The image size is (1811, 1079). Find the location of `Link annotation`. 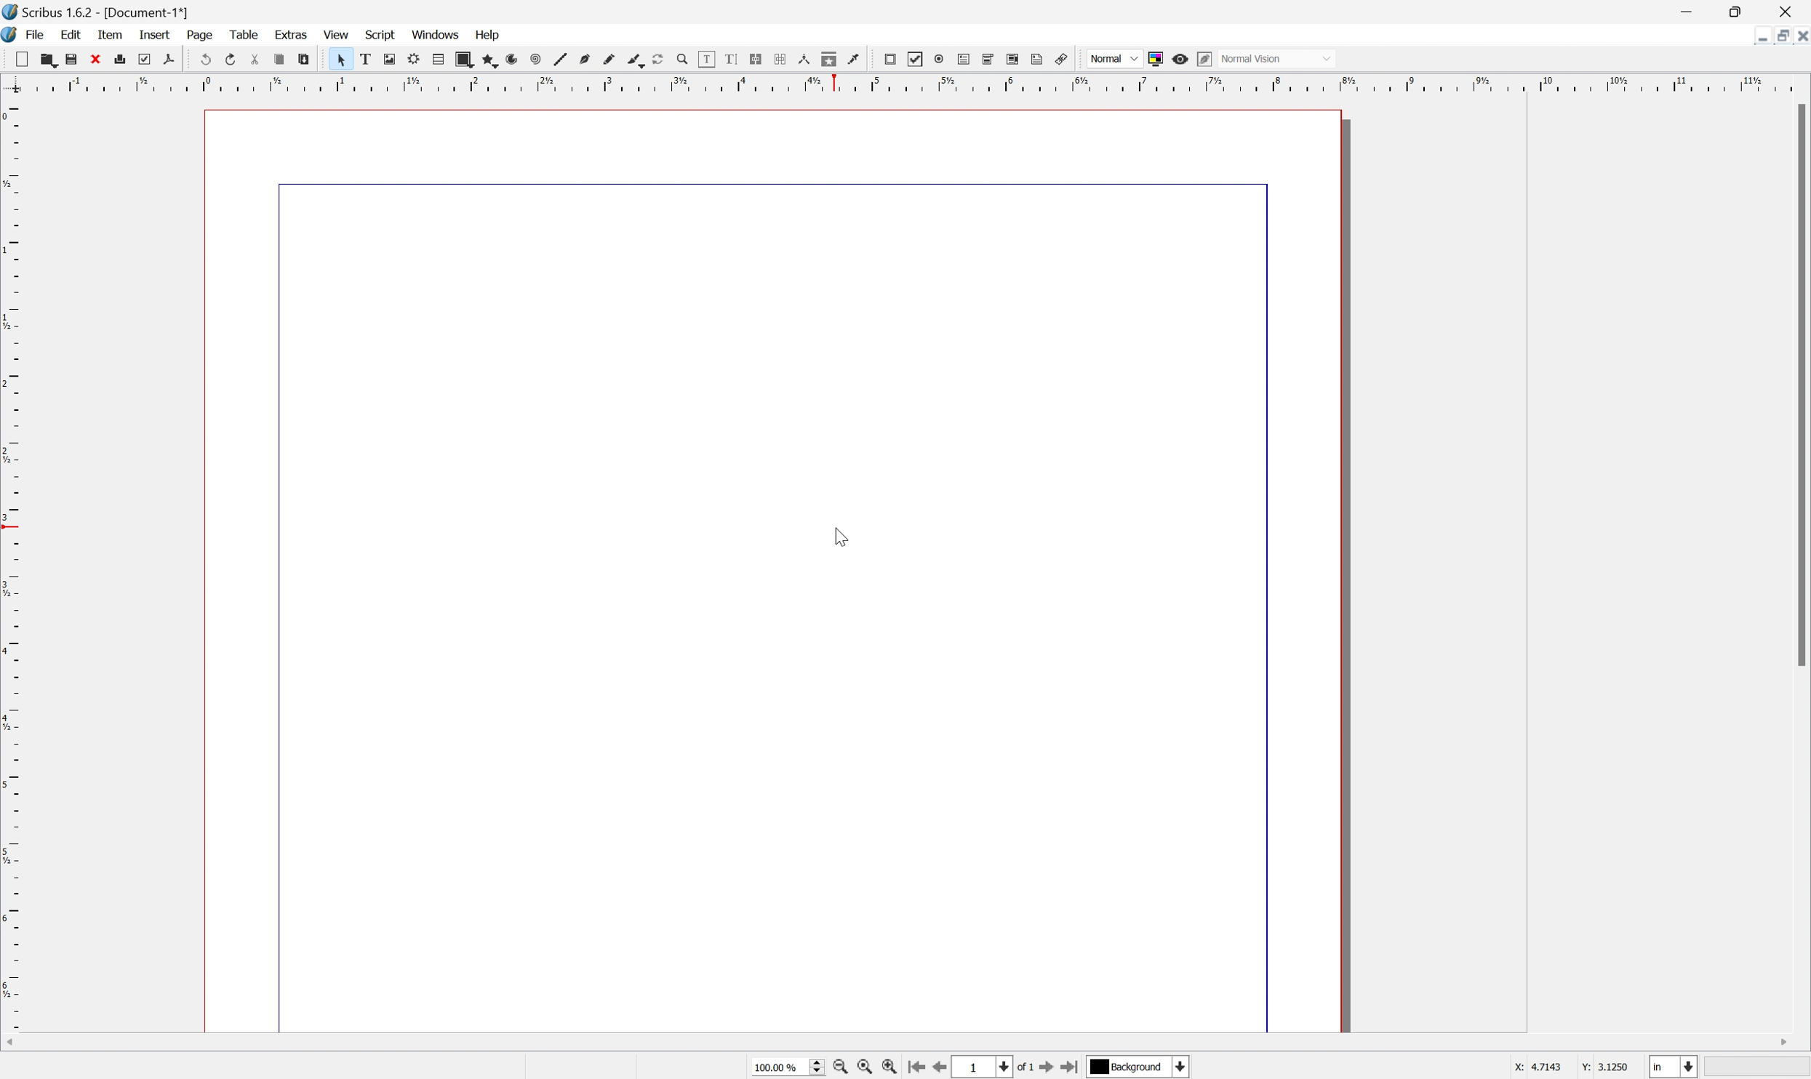

Link annotation is located at coordinates (1064, 59).